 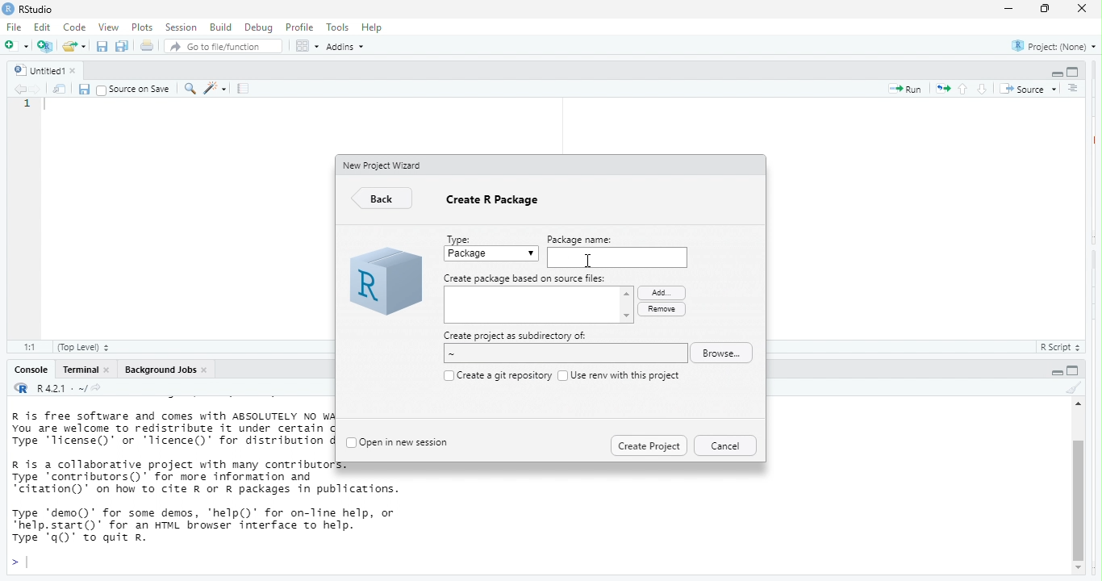 What do you see at coordinates (85, 89) in the screenshot?
I see `save current document` at bounding box center [85, 89].